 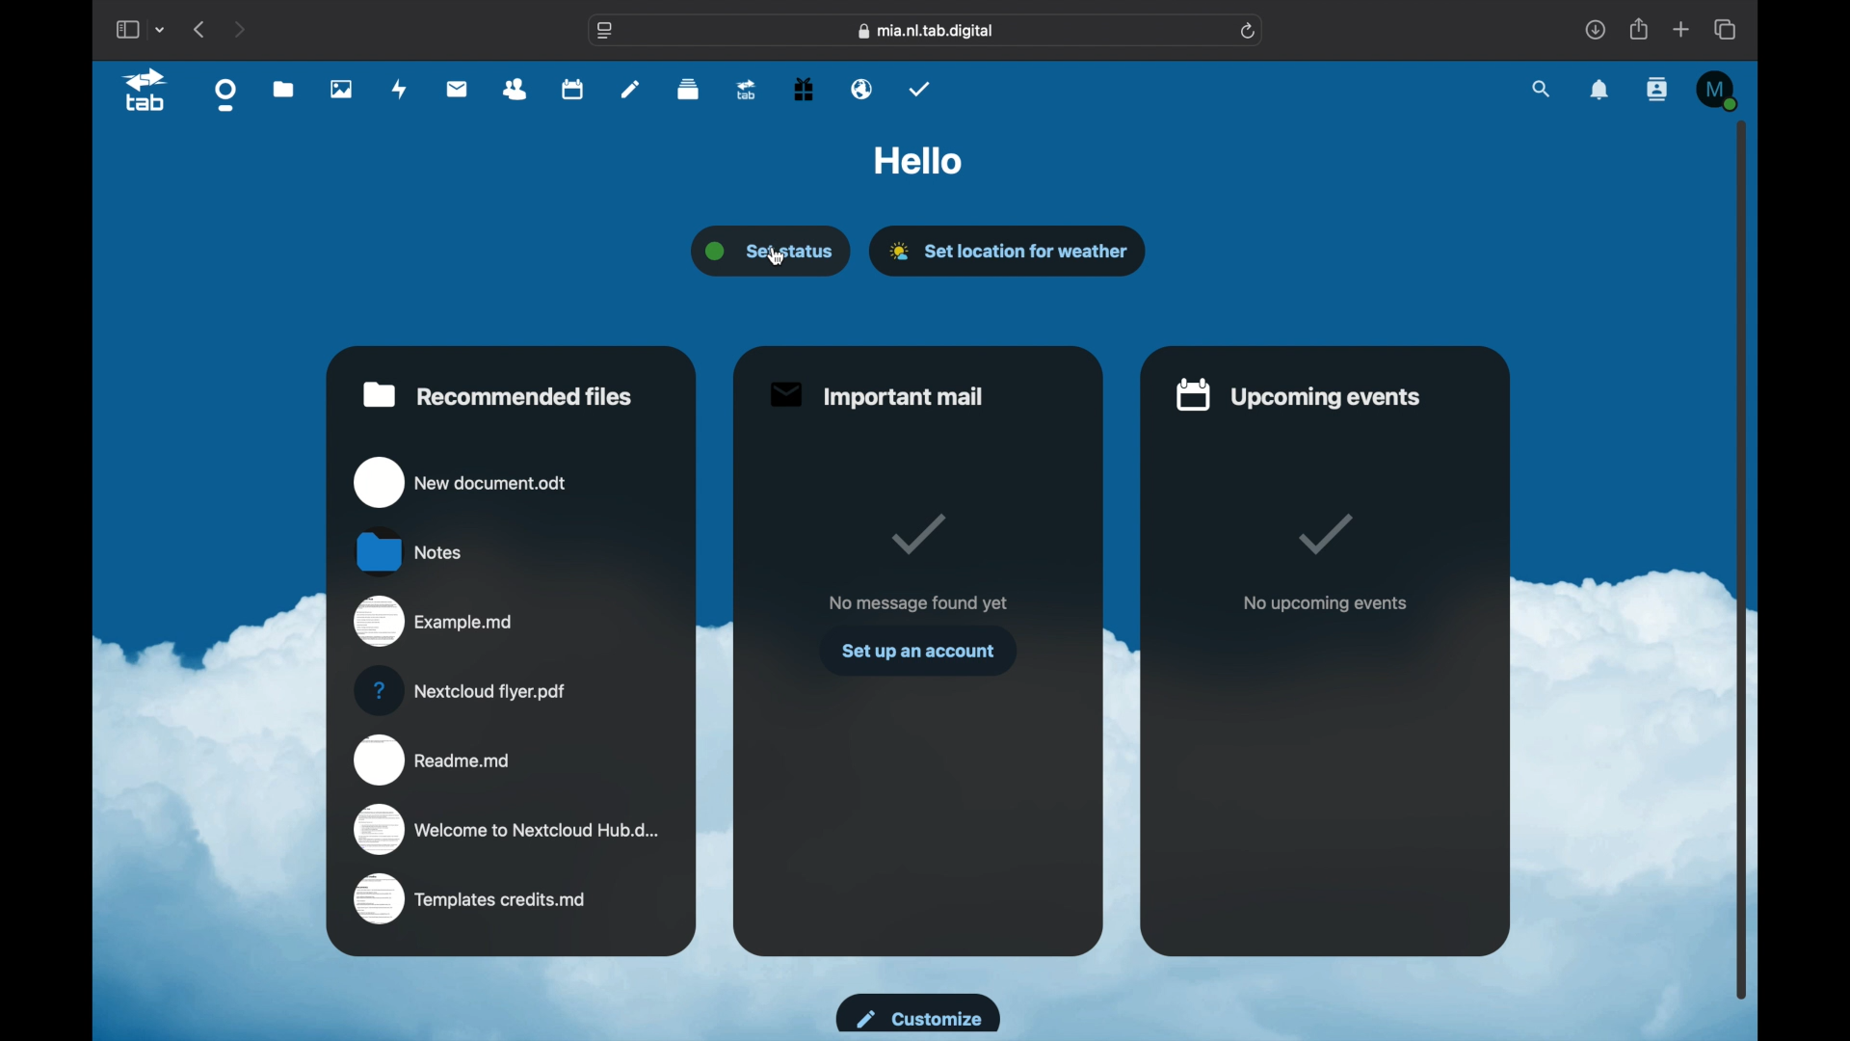 What do you see at coordinates (498, 394) in the screenshot?
I see `recommended files` at bounding box center [498, 394].